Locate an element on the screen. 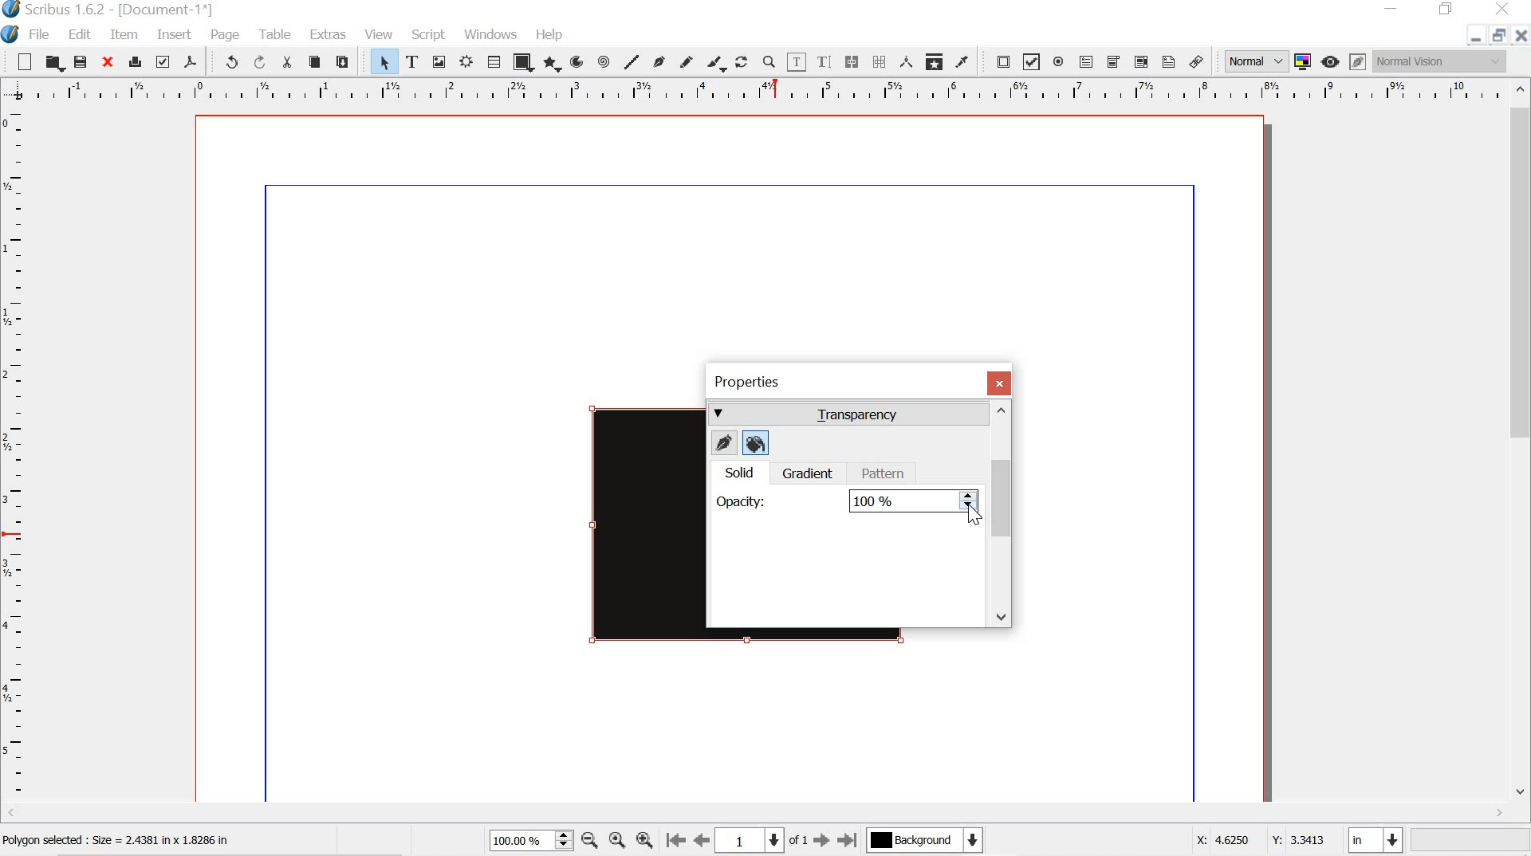 The image size is (1531, 856). zoom in or out is located at coordinates (770, 62).